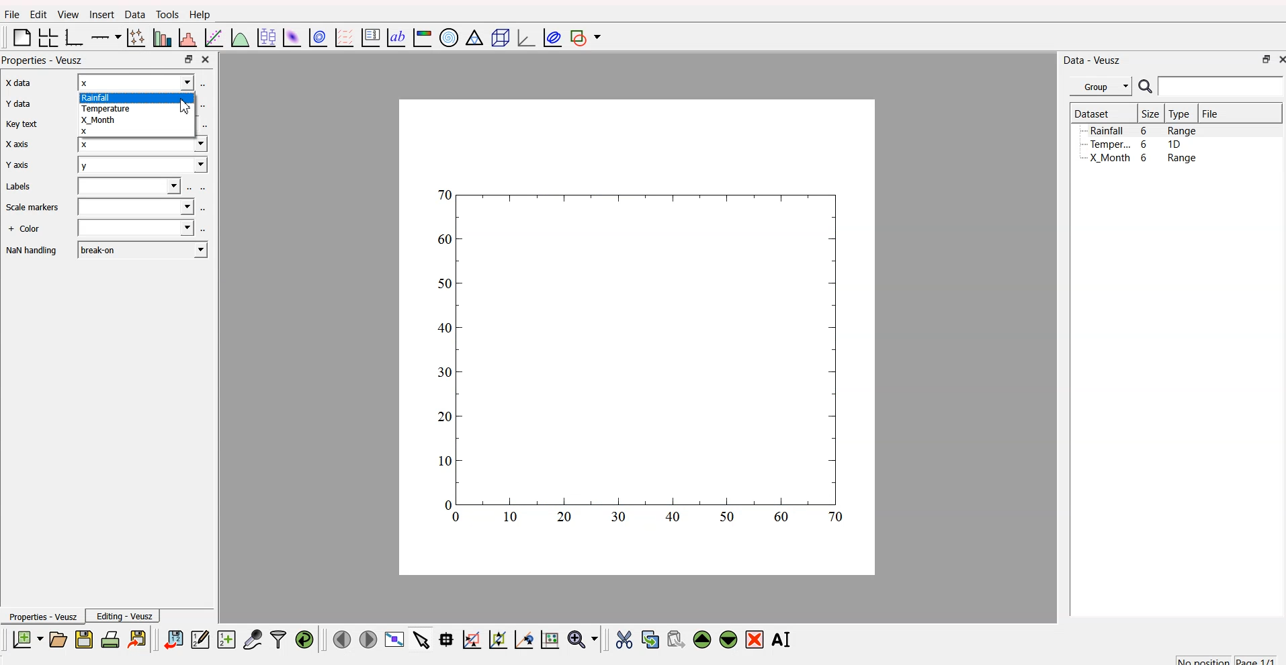  What do you see at coordinates (1180, 114) in the screenshot?
I see `Type` at bounding box center [1180, 114].